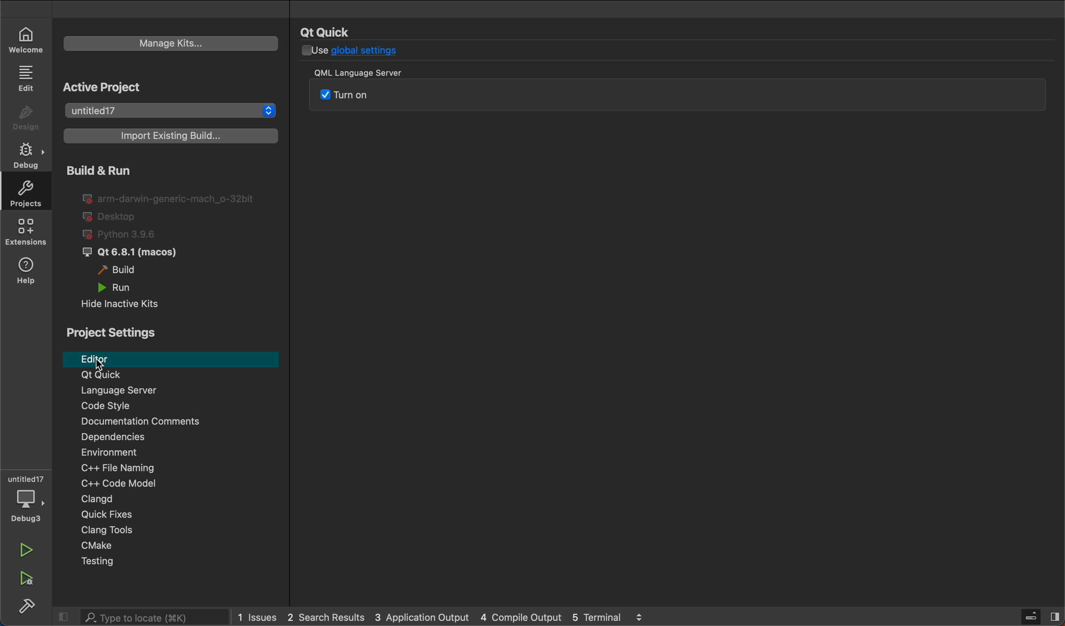 The width and height of the screenshot is (1065, 626). Describe the element at coordinates (29, 234) in the screenshot. I see `extensions` at that location.